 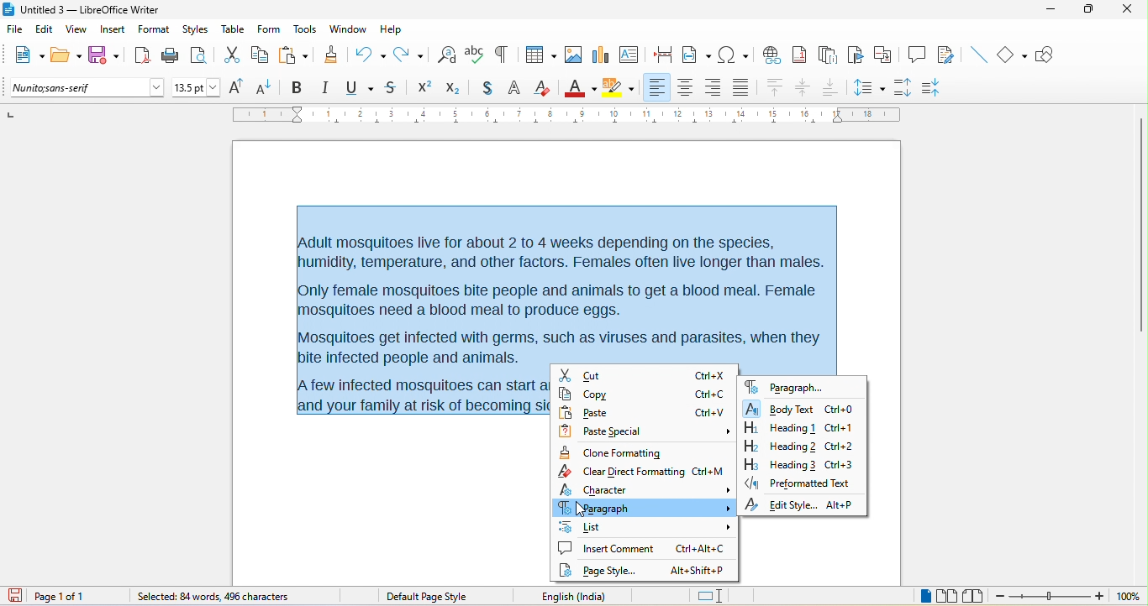 What do you see at coordinates (413, 54) in the screenshot?
I see `redo` at bounding box center [413, 54].